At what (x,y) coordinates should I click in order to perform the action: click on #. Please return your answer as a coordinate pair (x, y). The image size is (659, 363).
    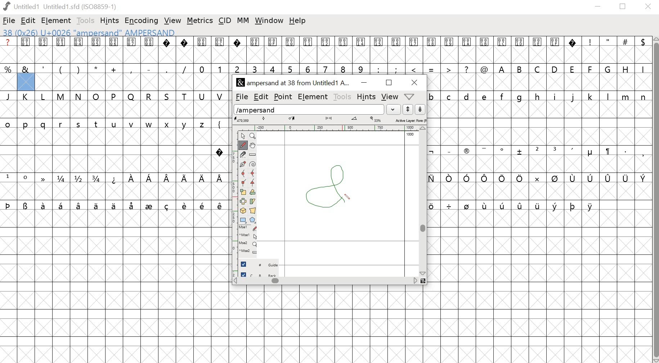
    Looking at the image, I should click on (626, 50).